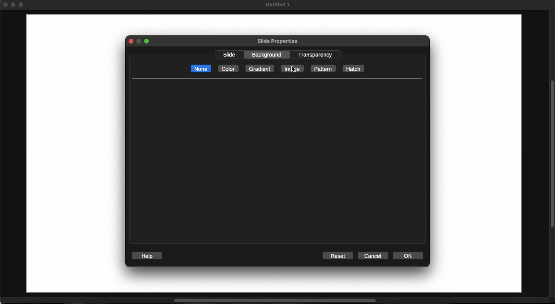 The height and width of the screenshot is (304, 555). What do you see at coordinates (373, 256) in the screenshot?
I see `Cancel` at bounding box center [373, 256].